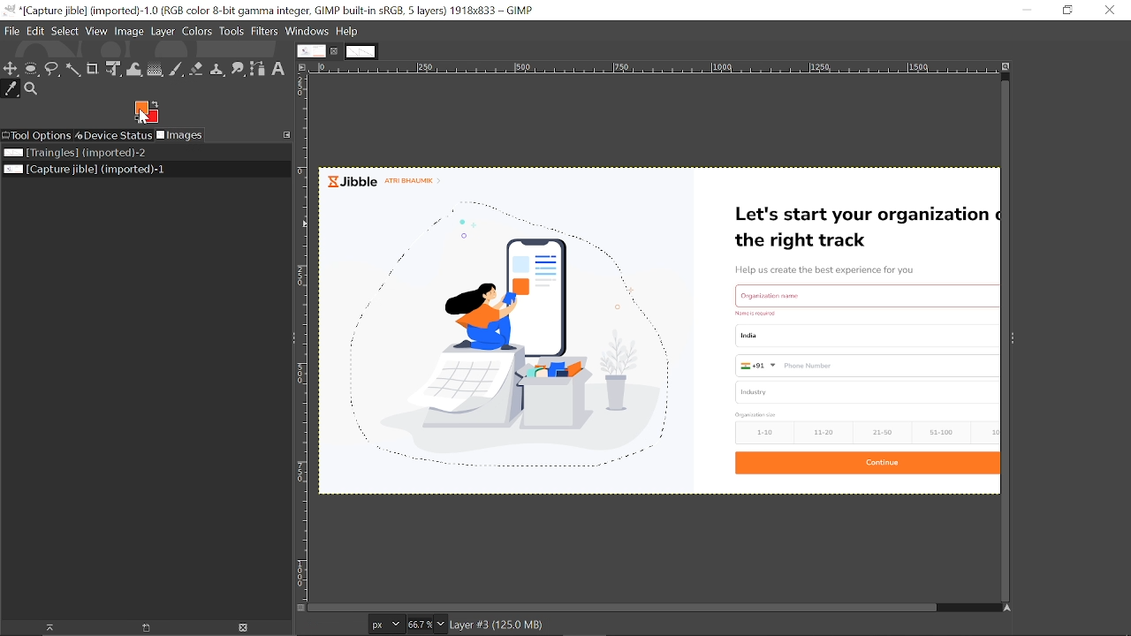 This screenshot has width=1131, height=636. Describe the element at coordinates (264, 32) in the screenshot. I see `Filters` at that location.